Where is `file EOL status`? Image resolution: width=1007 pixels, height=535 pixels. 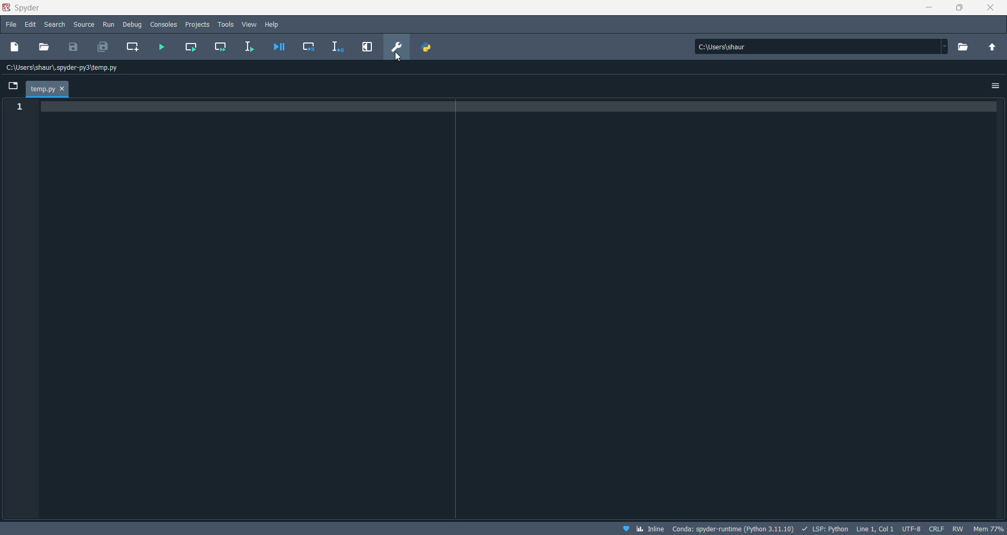 file EOL status is located at coordinates (936, 528).